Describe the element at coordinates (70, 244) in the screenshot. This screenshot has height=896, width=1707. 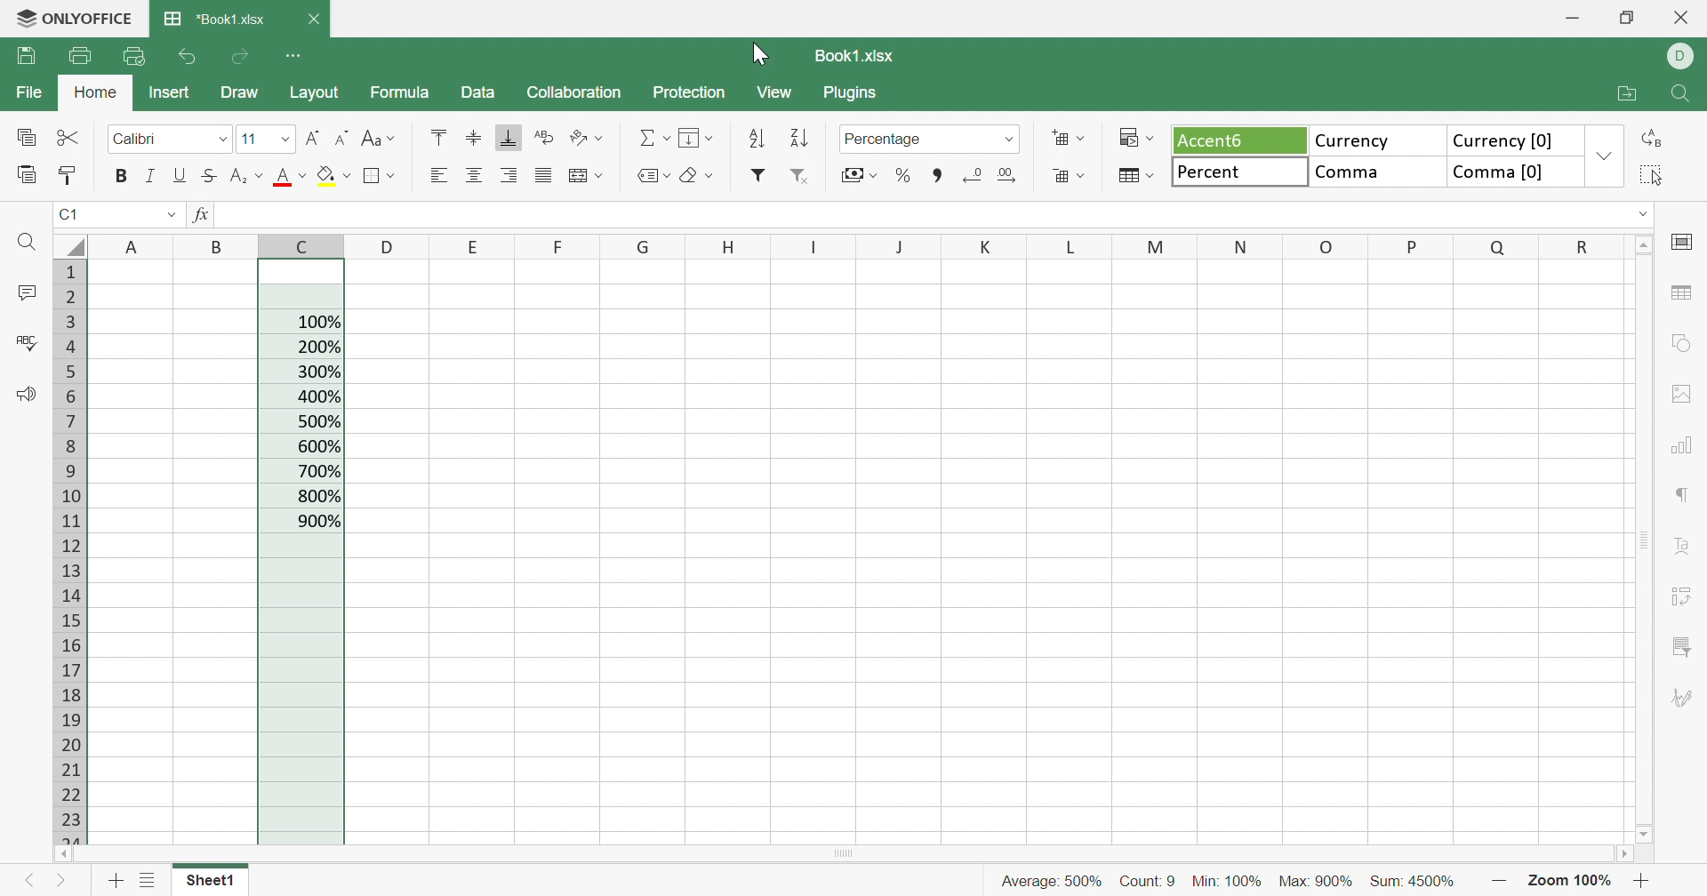
I see `Select all` at that location.